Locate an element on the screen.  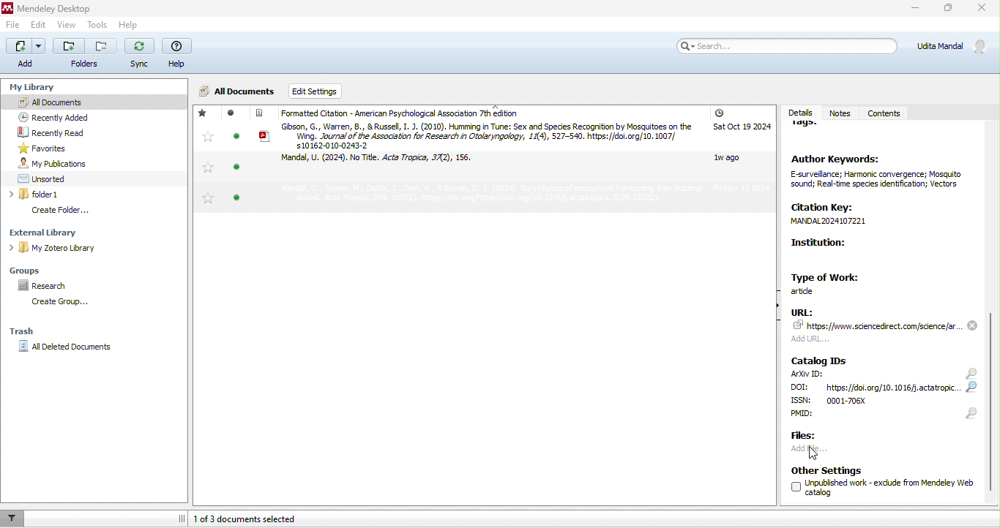
article by Mandal et al, 2024 is located at coordinates (384, 162).